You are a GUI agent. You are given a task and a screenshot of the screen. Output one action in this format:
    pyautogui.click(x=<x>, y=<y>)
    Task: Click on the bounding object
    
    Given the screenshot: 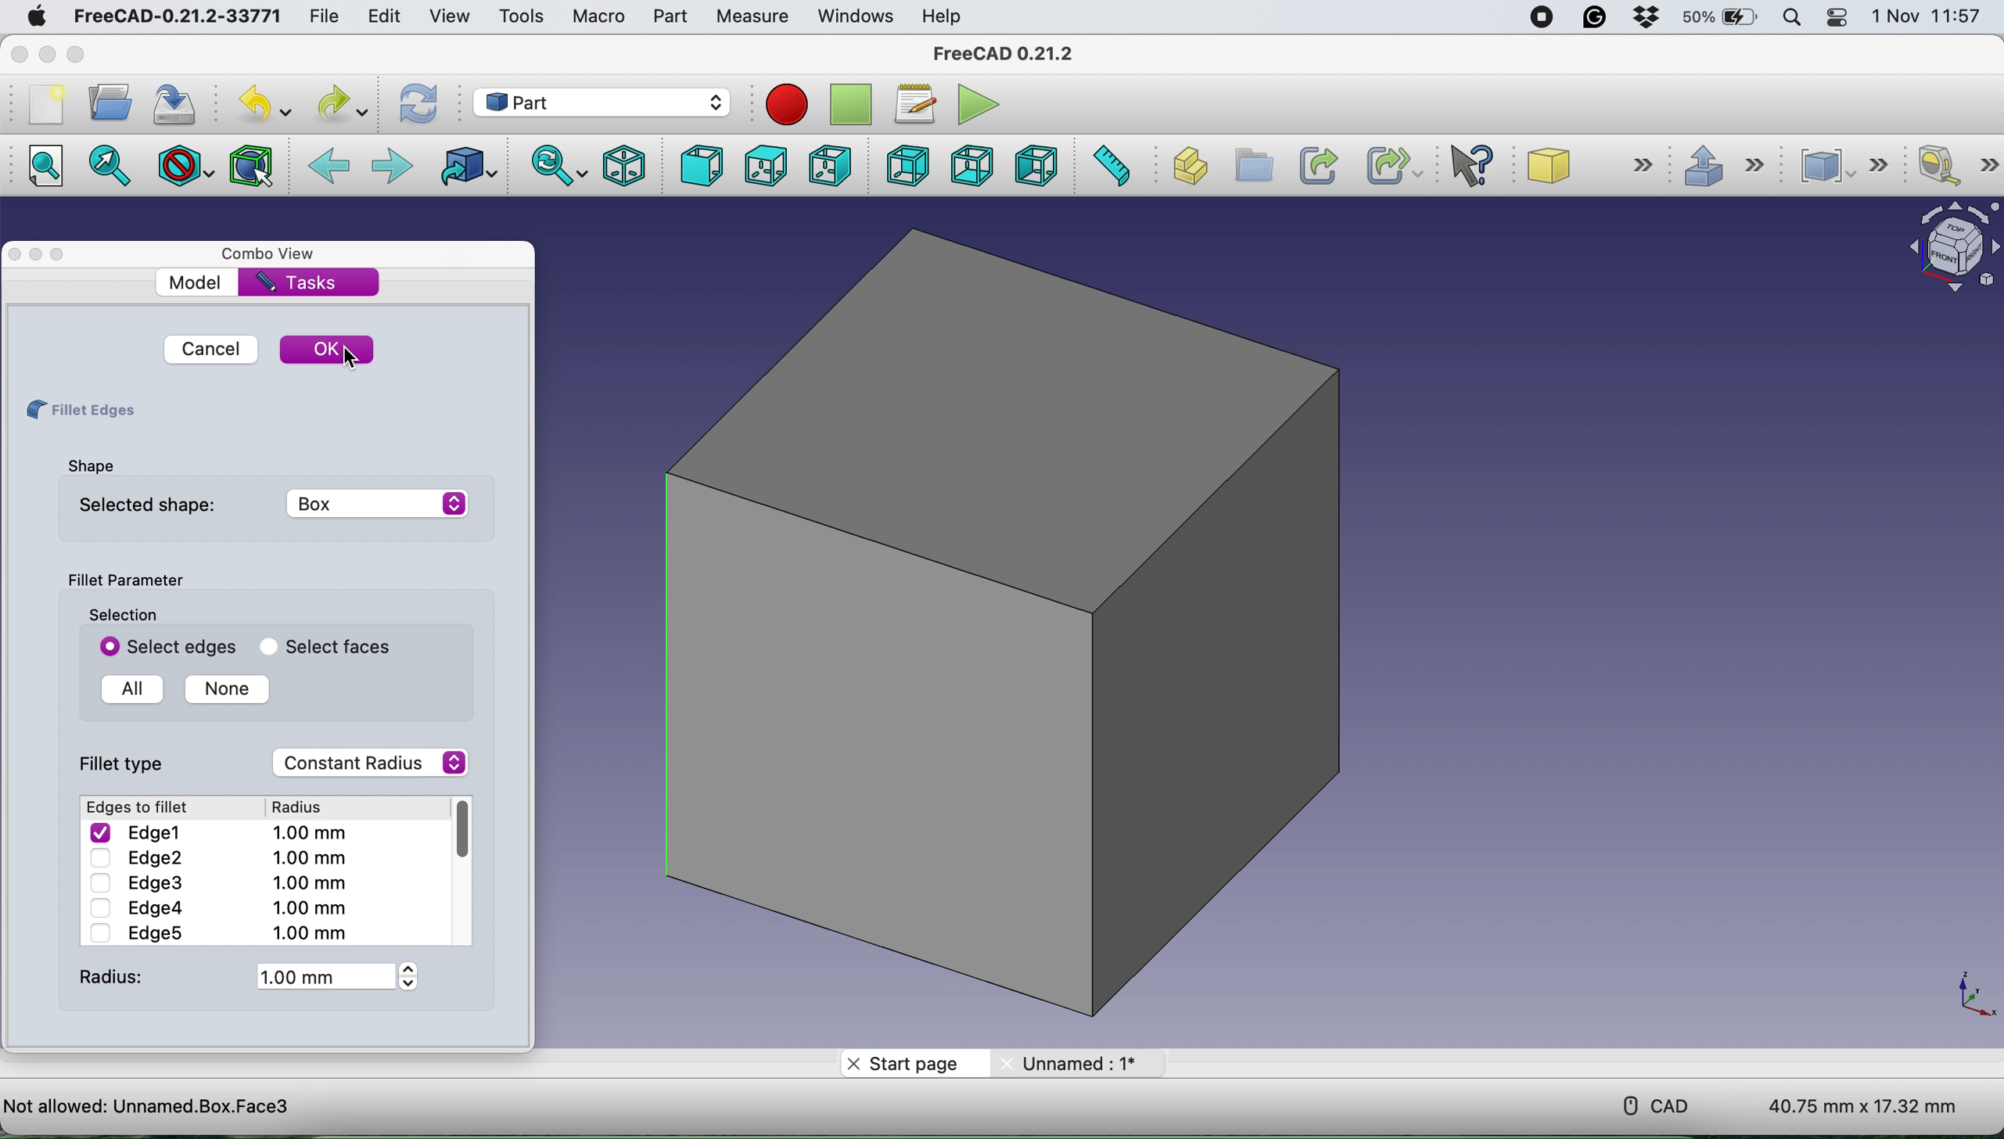 What is the action you would take?
    pyautogui.click(x=252, y=167)
    